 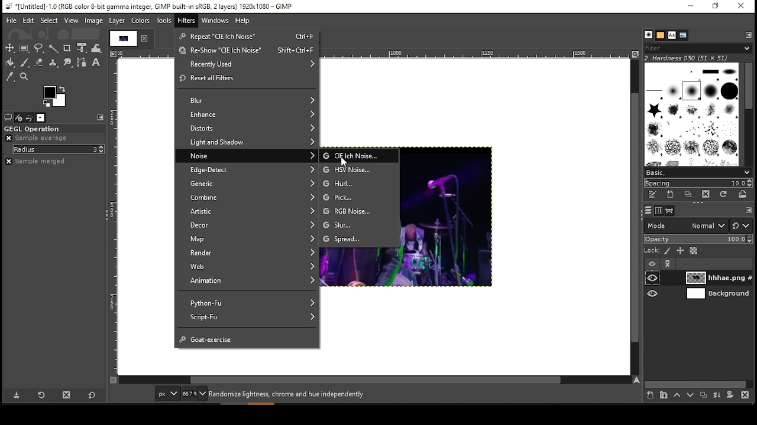 I want to click on configure this tab, so click(x=748, y=210).